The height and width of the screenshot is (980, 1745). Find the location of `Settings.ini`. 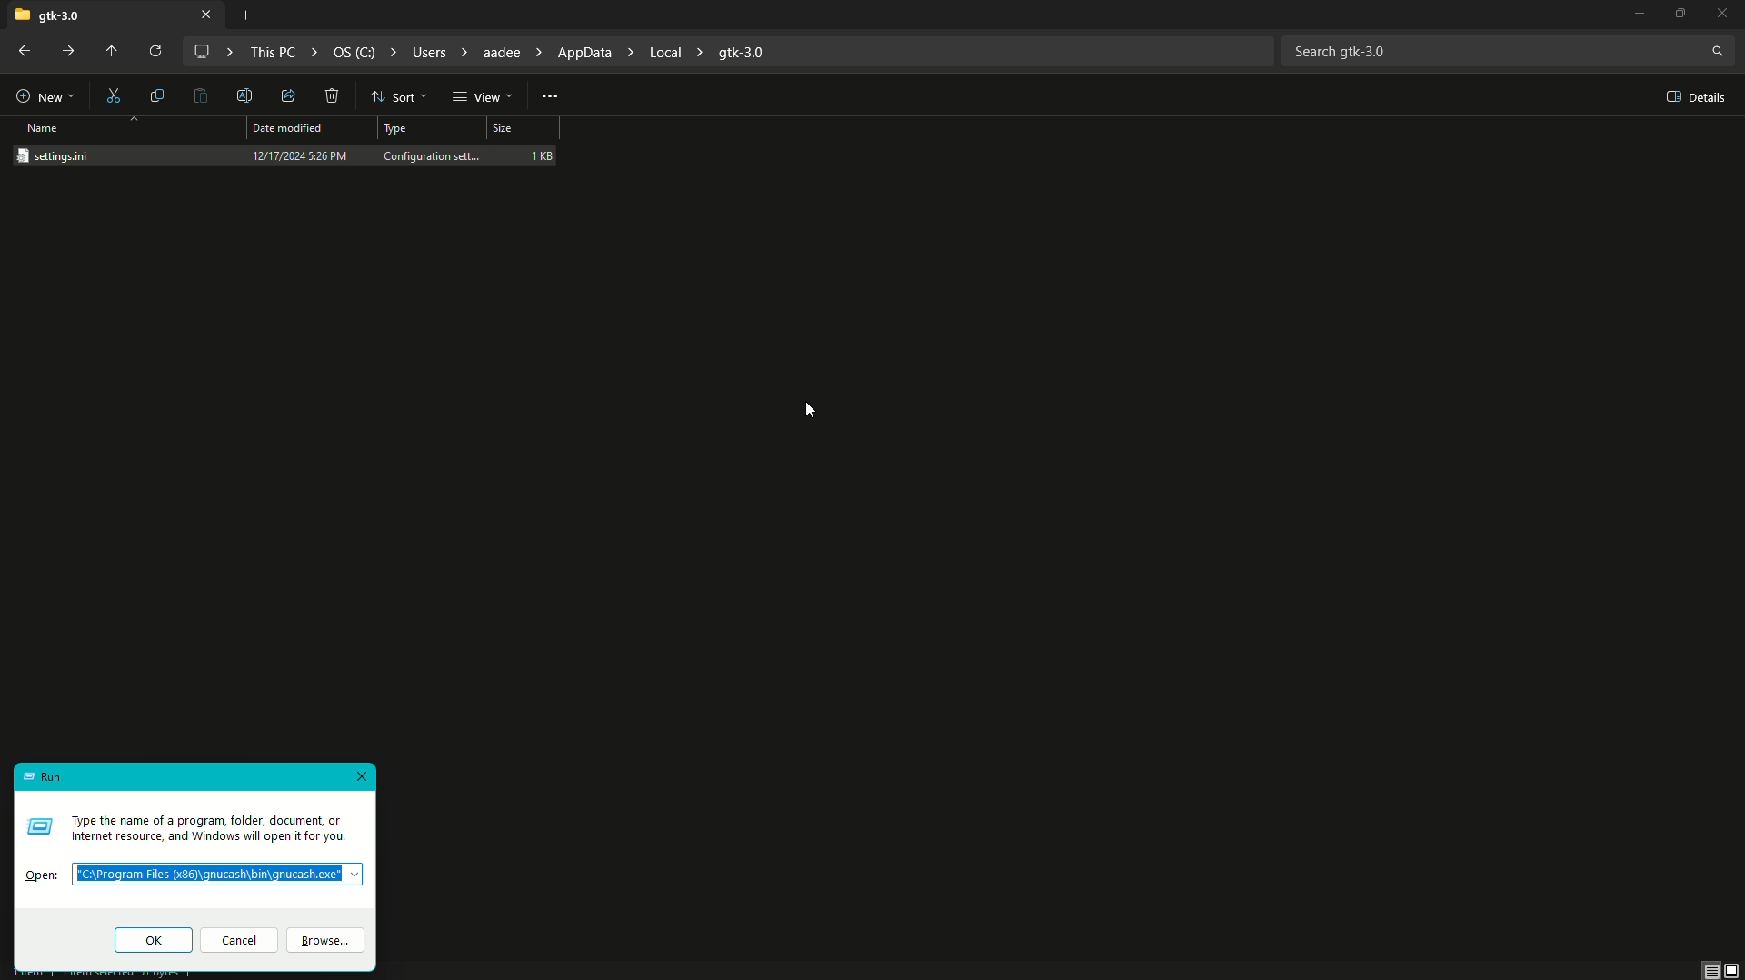

Settings.ini is located at coordinates (64, 155).